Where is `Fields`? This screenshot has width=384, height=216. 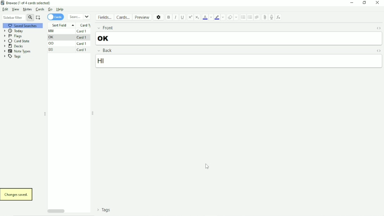
Fields is located at coordinates (105, 18).